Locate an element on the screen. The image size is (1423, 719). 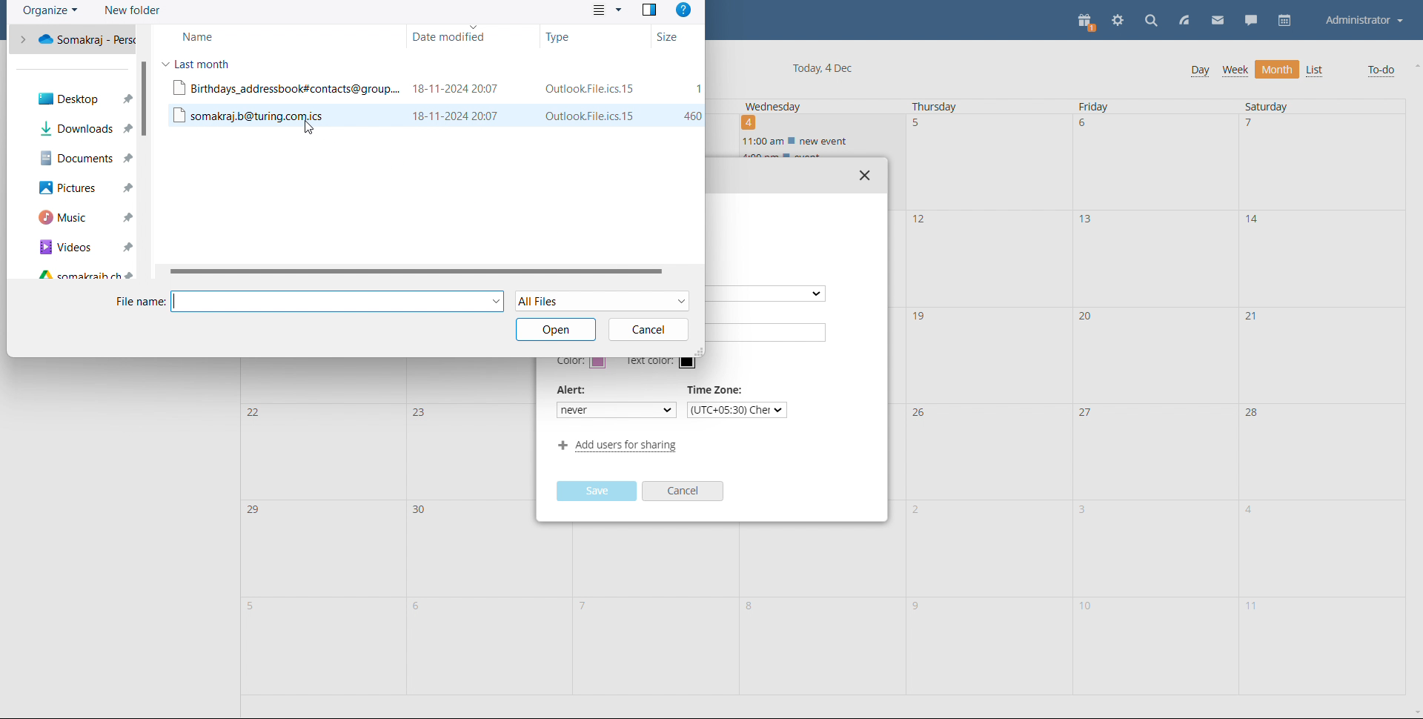
videos is located at coordinates (81, 246).